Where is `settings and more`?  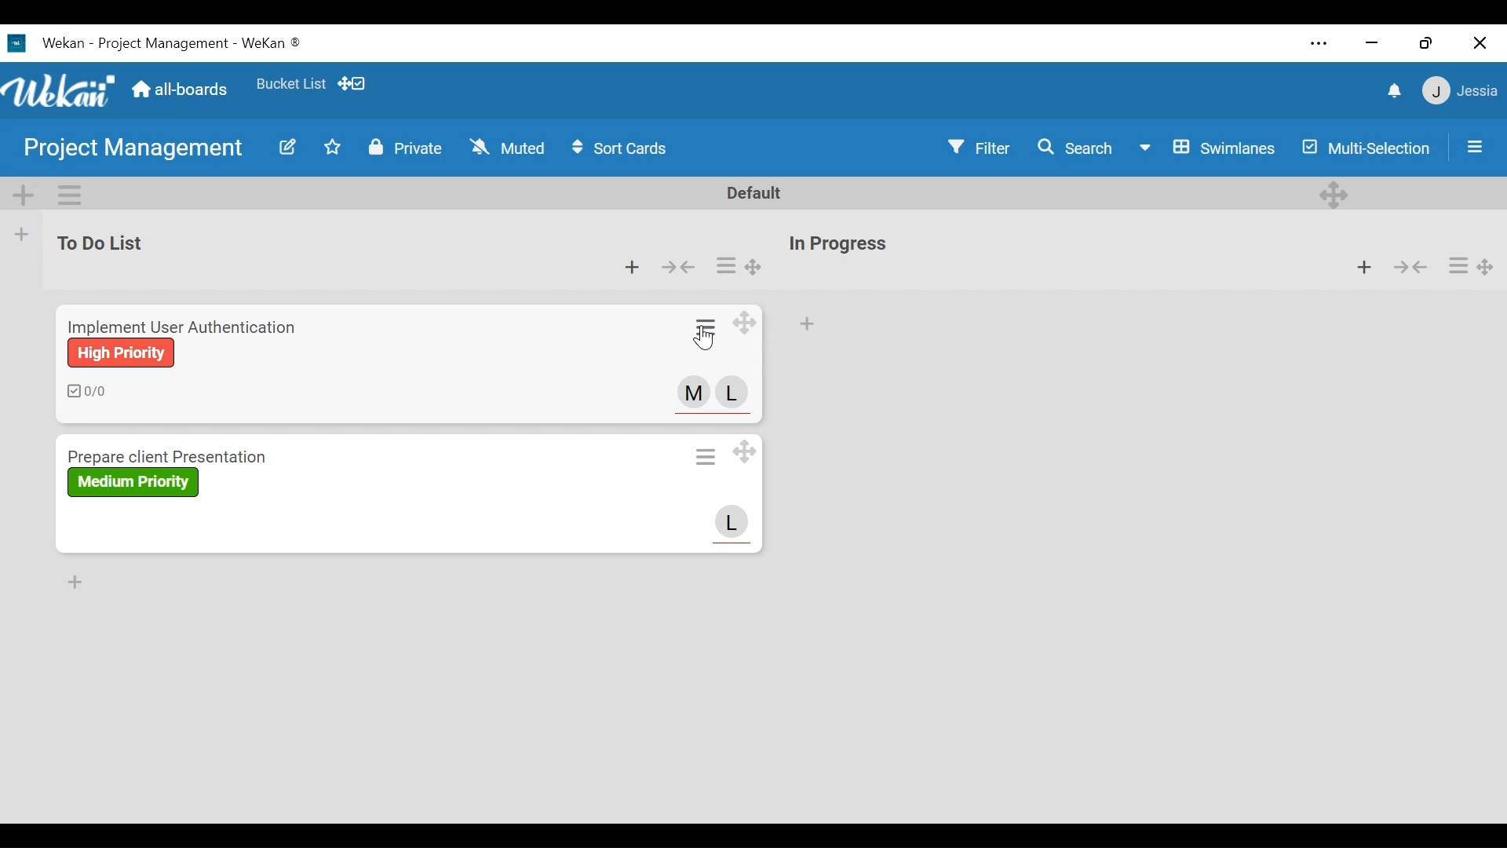 settings and more is located at coordinates (1318, 43).